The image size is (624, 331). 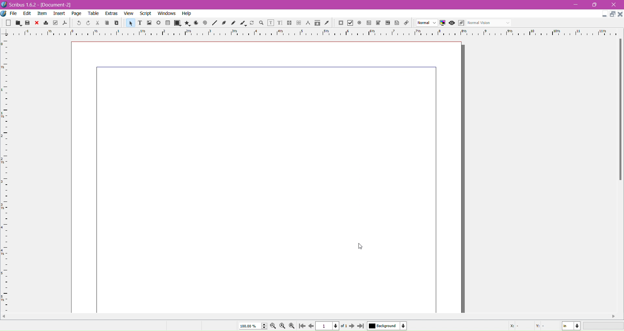 I want to click on cursor, so click(x=358, y=247).